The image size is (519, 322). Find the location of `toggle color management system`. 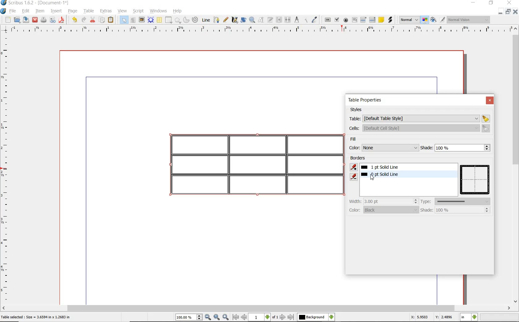

toggle color management system is located at coordinates (424, 19).